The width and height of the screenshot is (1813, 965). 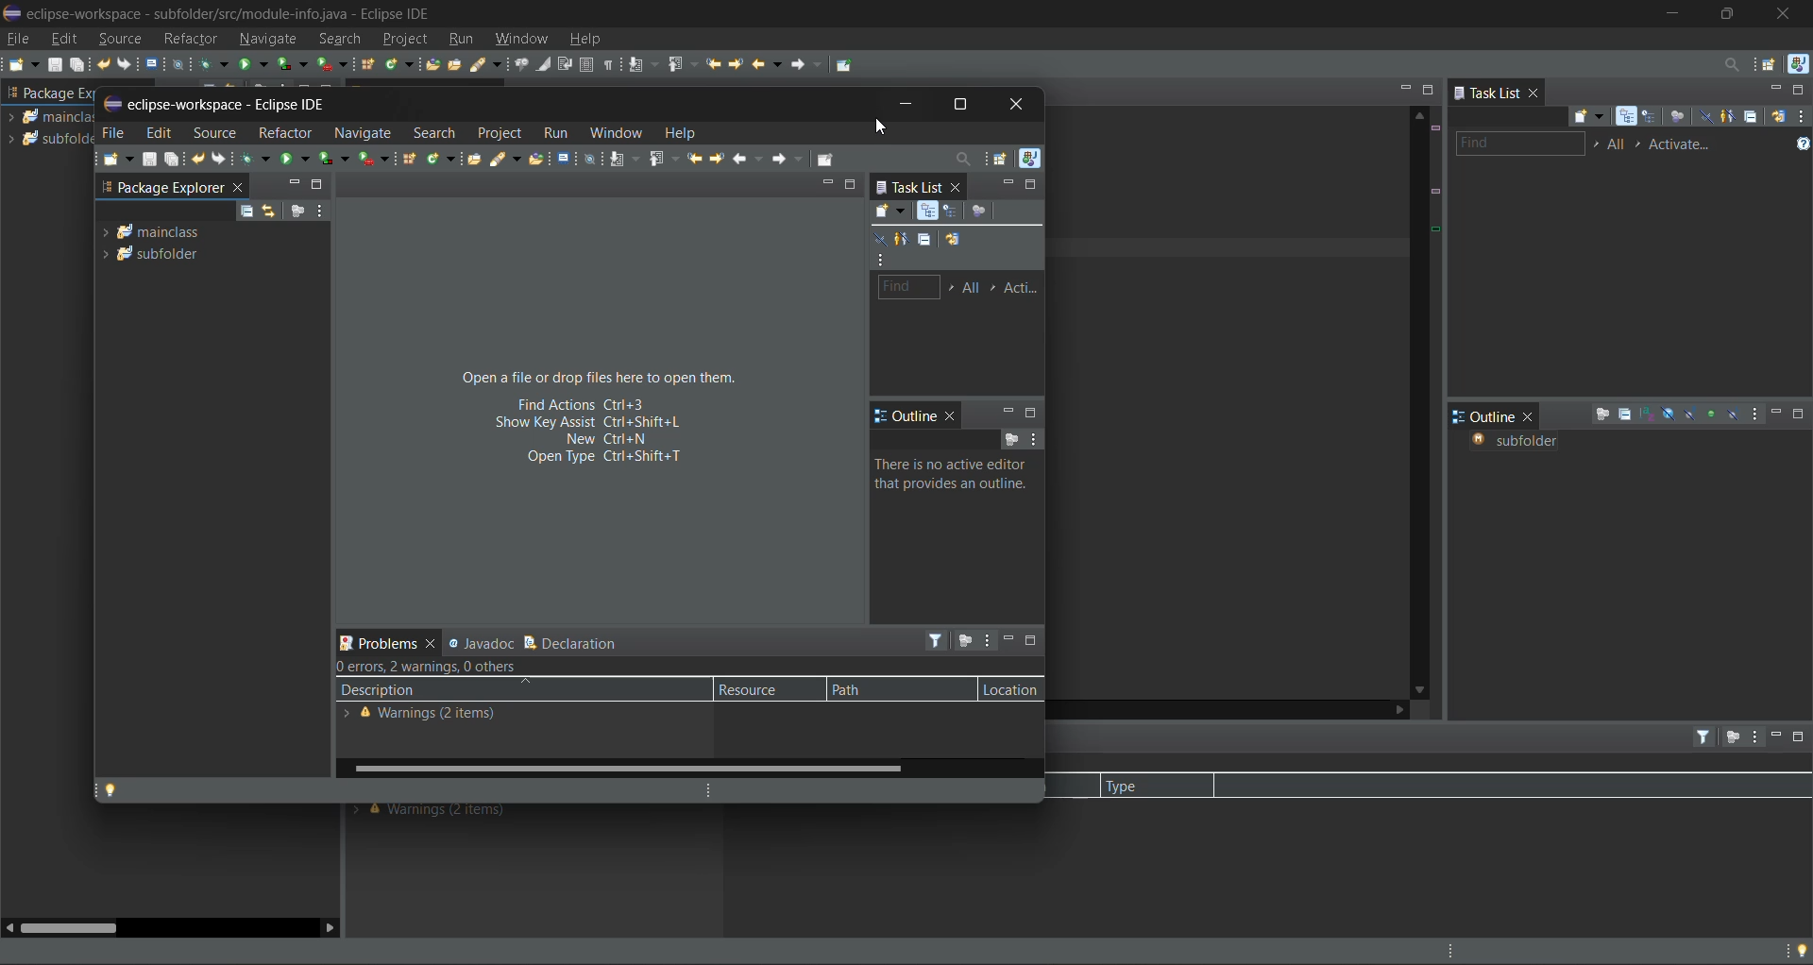 I want to click on window, so click(x=614, y=132).